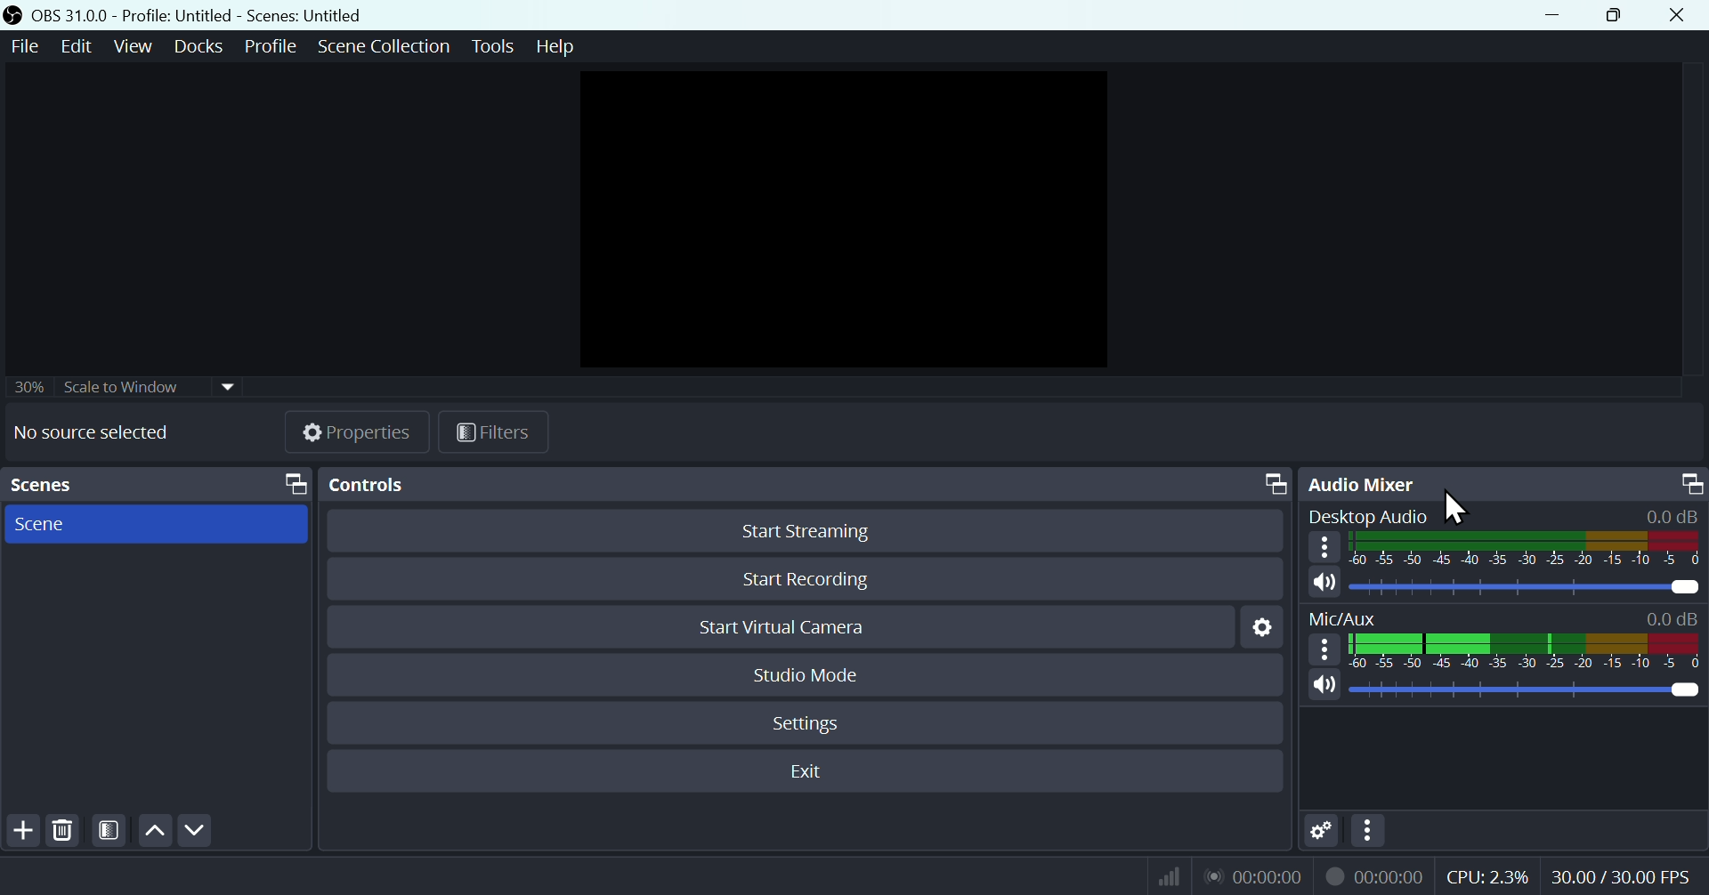 This screenshot has width=1709, height=895. Describe the element at coordinates (1323, 827) in the screenshot. I see `Settings` at that location.